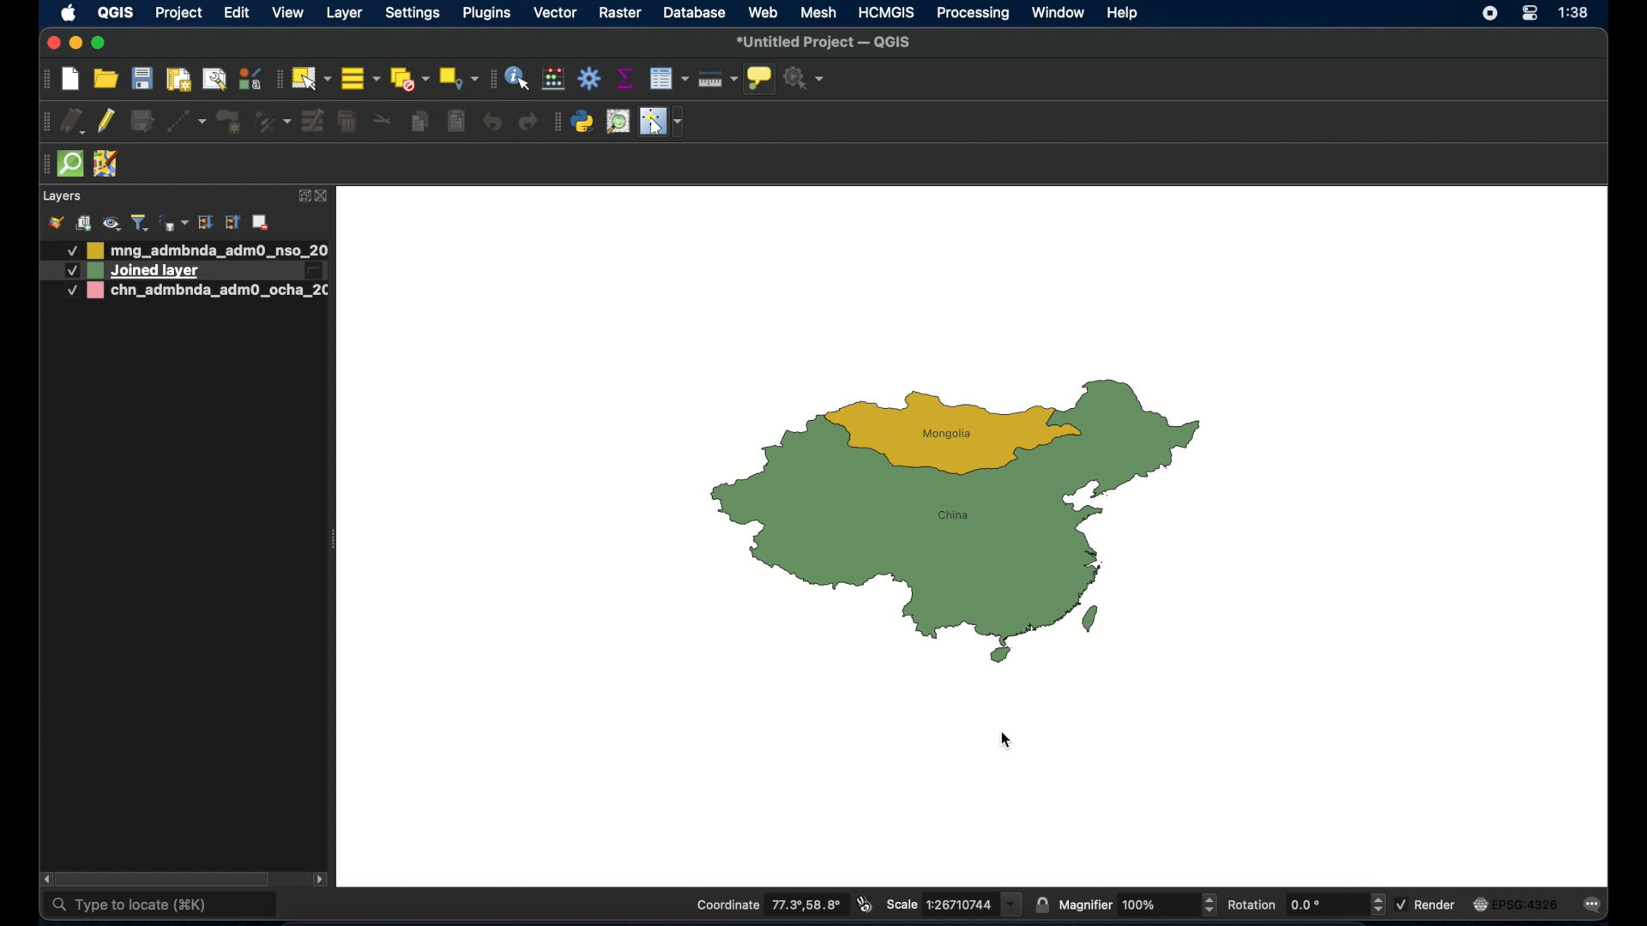  I want to click on print layout, so click(178, 80).